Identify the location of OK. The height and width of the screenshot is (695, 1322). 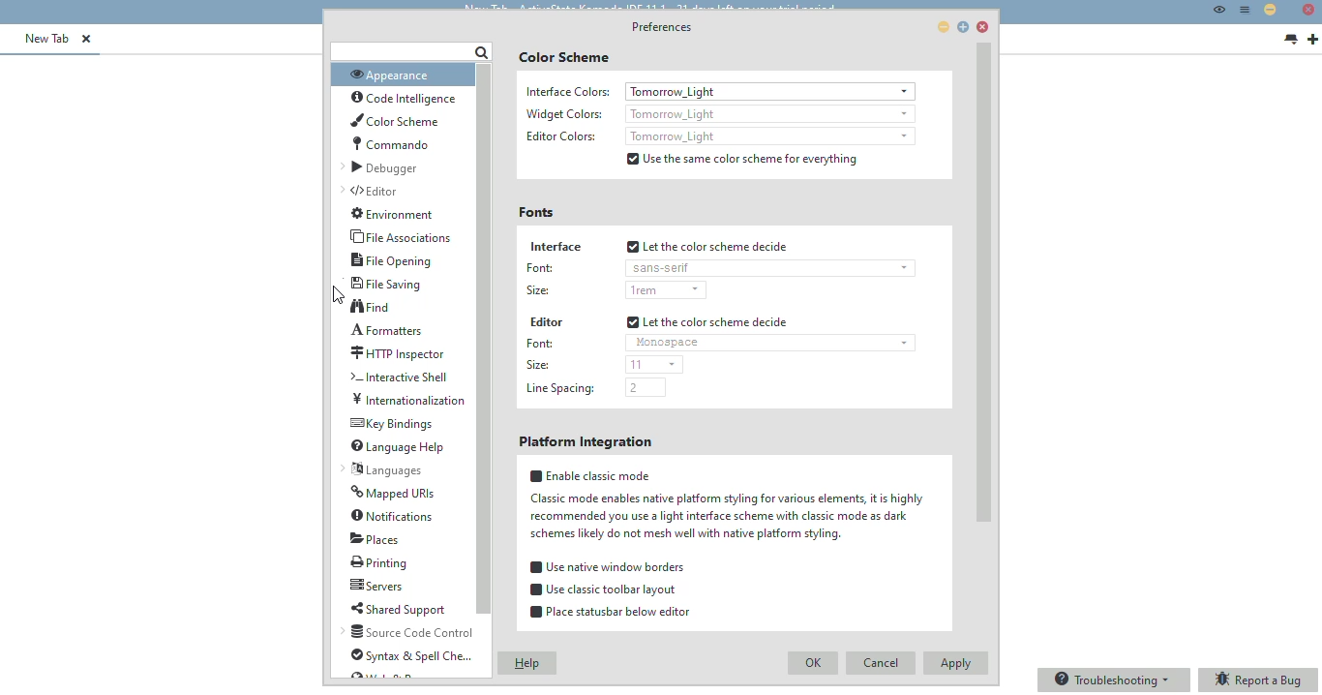
(814, 664).